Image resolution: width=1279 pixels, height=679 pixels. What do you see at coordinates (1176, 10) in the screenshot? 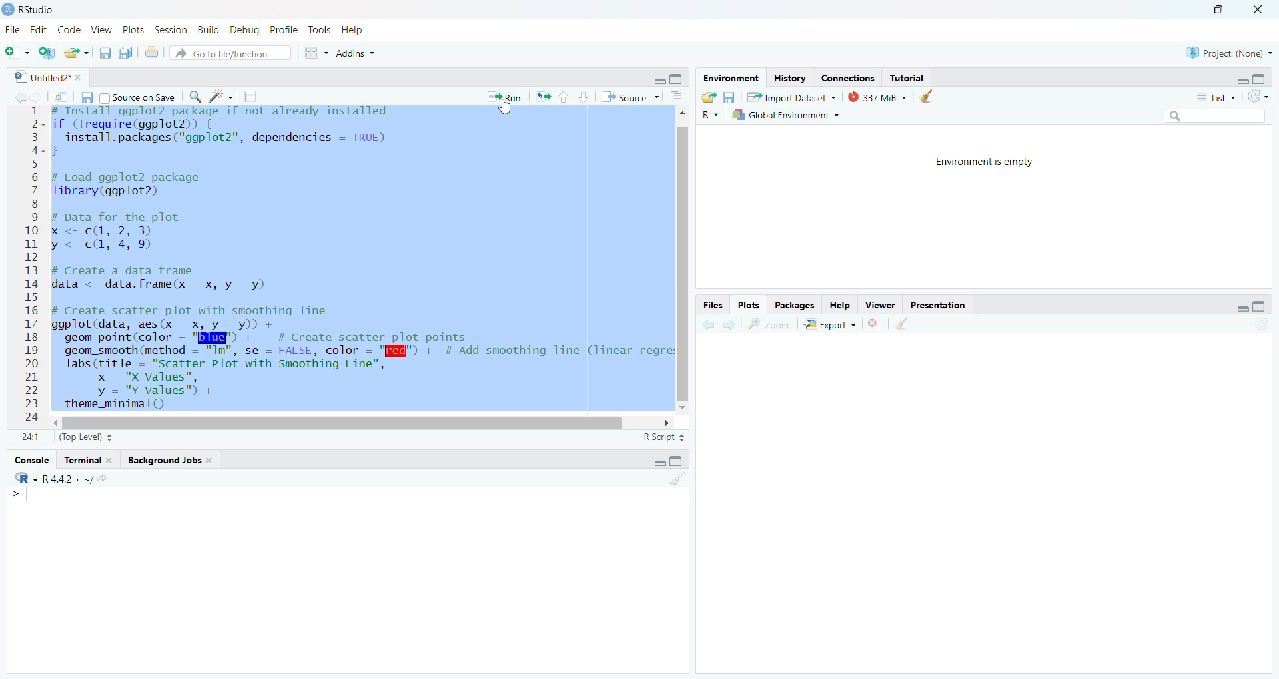
I see `minimize` at bounding box center [1176, 10].